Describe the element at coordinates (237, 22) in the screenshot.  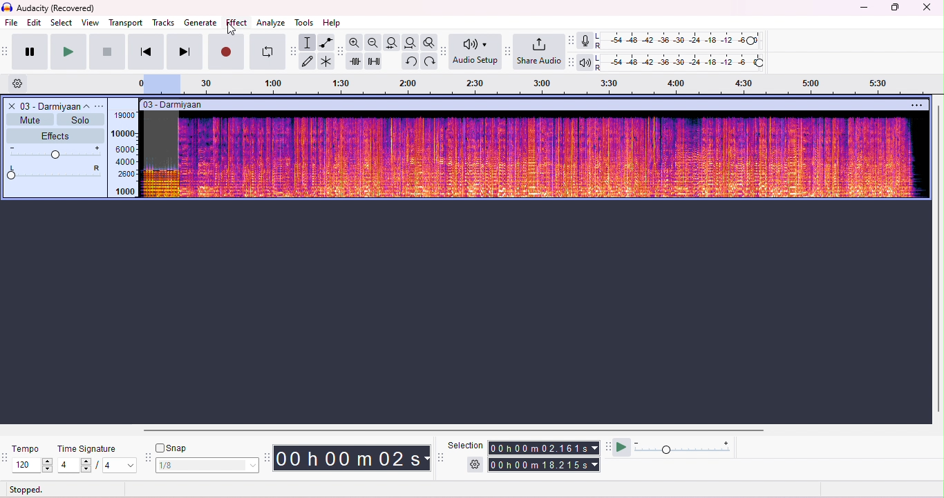
I see `effect` at that location.